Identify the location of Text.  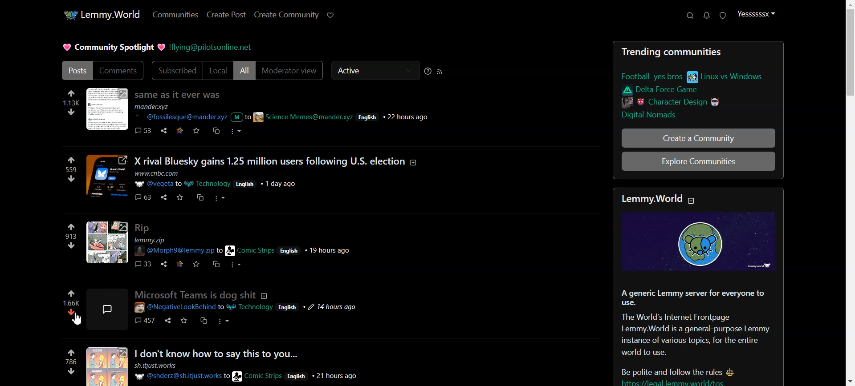
(114, 47).